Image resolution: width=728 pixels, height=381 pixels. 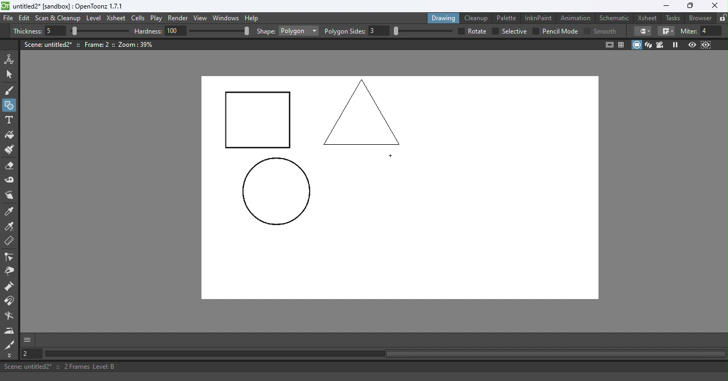 I want to click on Cleanup, so click(x=478, y=18).